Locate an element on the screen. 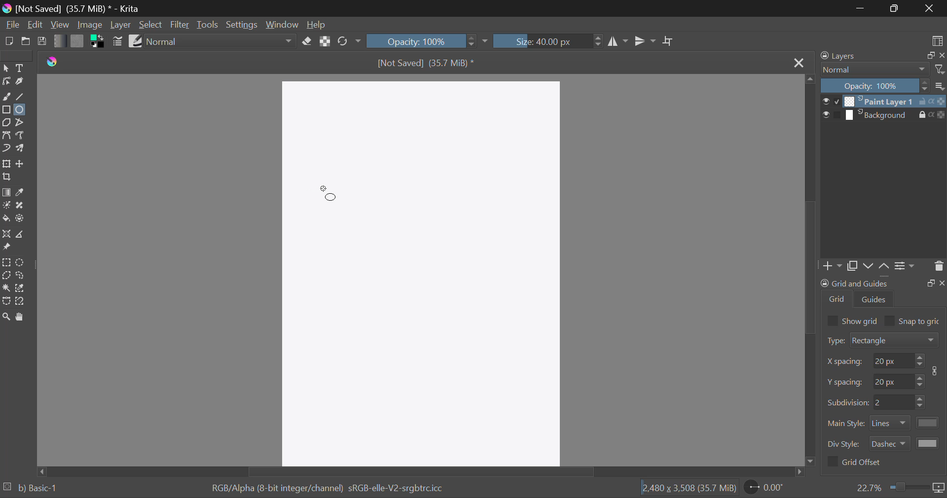  Pattern is located at coordinates (77, 42).